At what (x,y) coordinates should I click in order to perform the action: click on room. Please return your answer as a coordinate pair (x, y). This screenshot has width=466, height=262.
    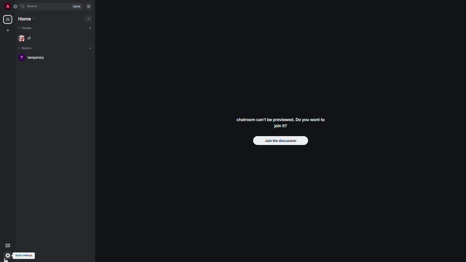
    Looking at the image, I should click on (35, 58).